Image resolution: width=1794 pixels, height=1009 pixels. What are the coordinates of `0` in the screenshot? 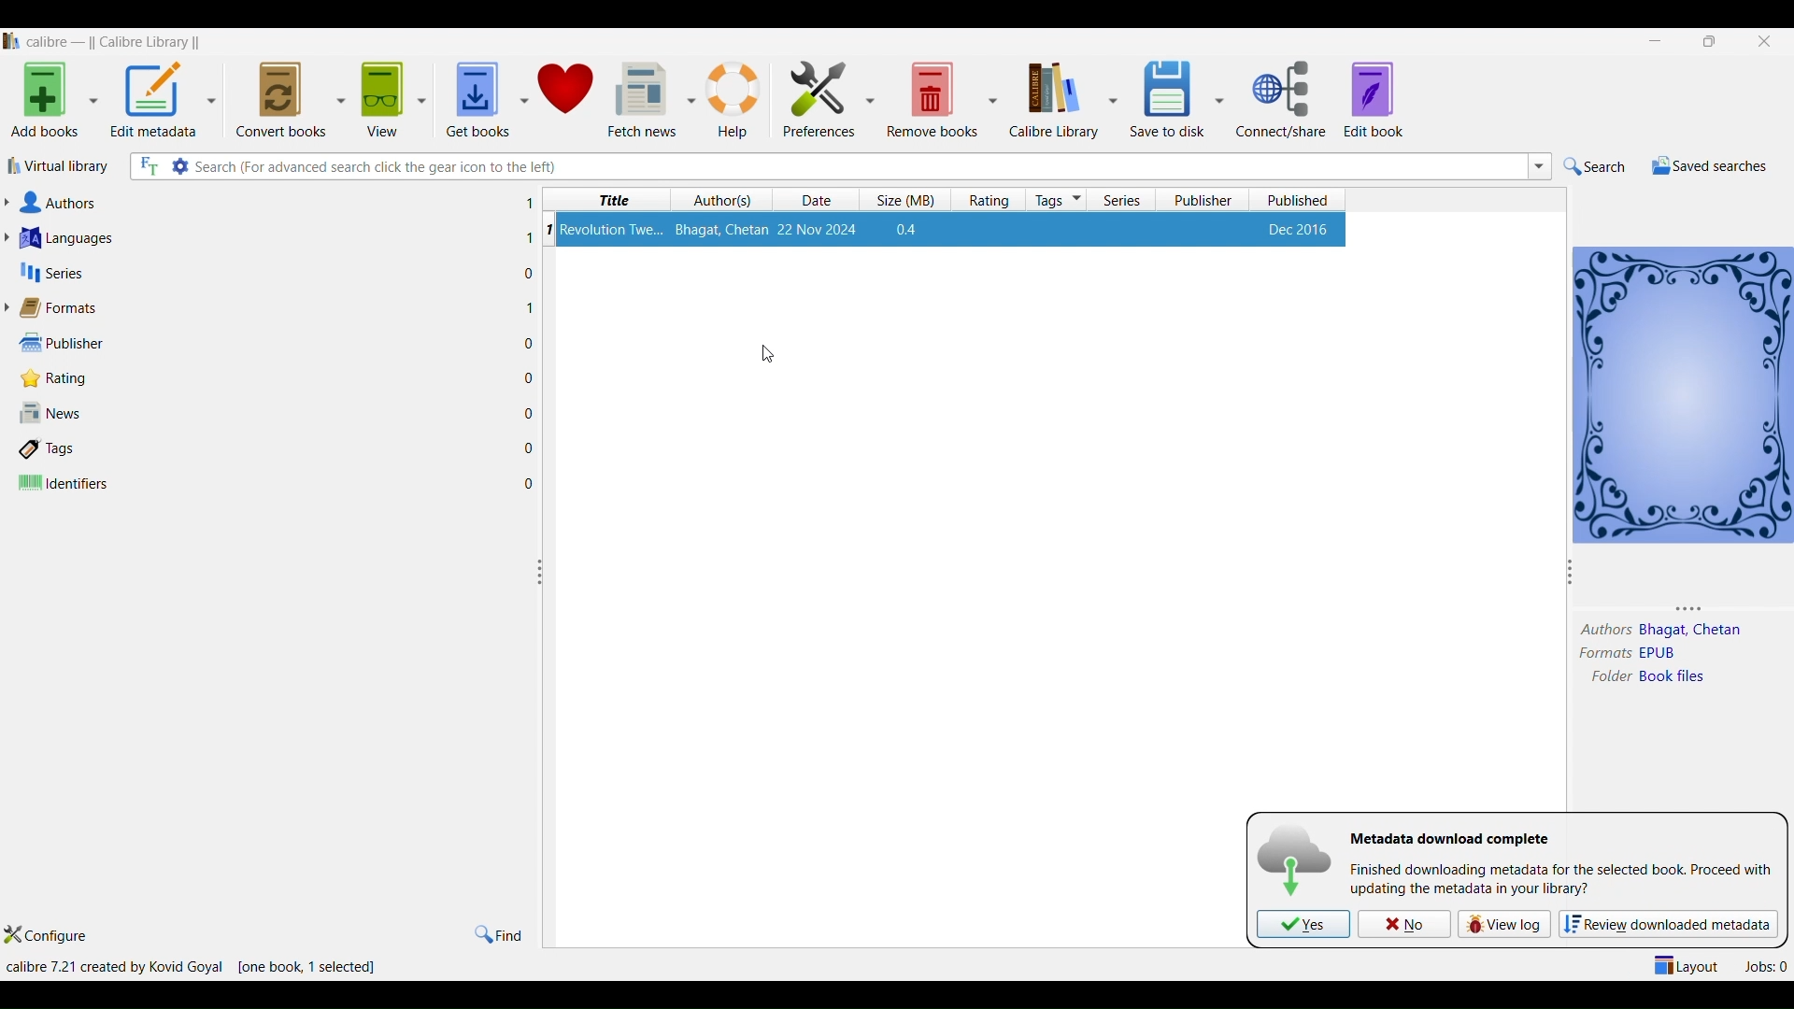 It's located at (530, 410).